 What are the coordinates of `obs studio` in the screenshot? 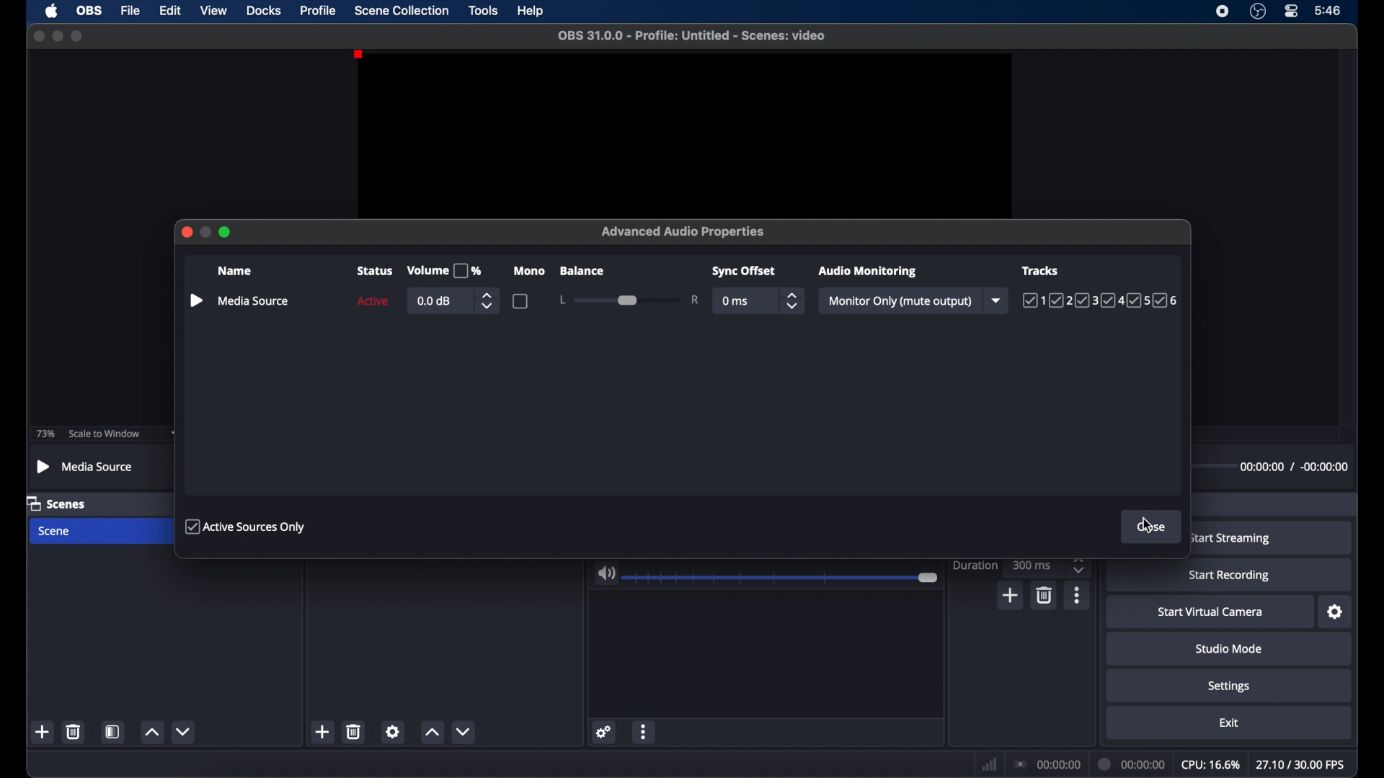 It's located at (1257, 12).